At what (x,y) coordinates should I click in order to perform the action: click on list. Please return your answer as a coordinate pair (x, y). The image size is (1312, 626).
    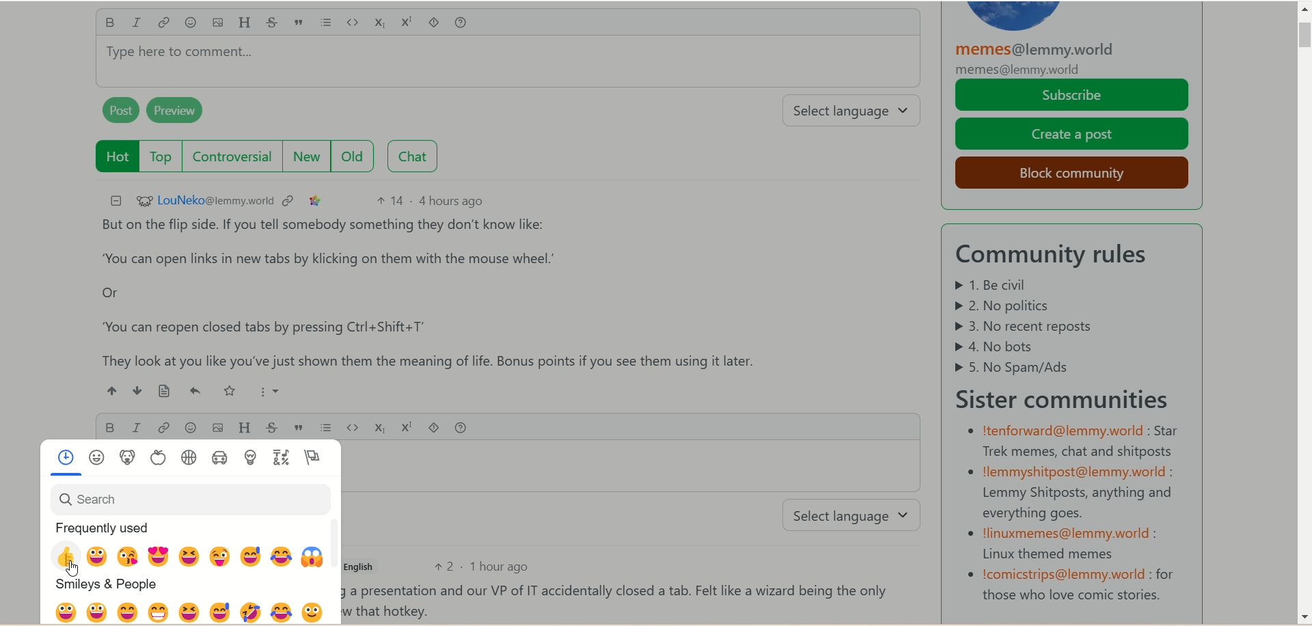
    Looking at the image, I should click on (326, 428).